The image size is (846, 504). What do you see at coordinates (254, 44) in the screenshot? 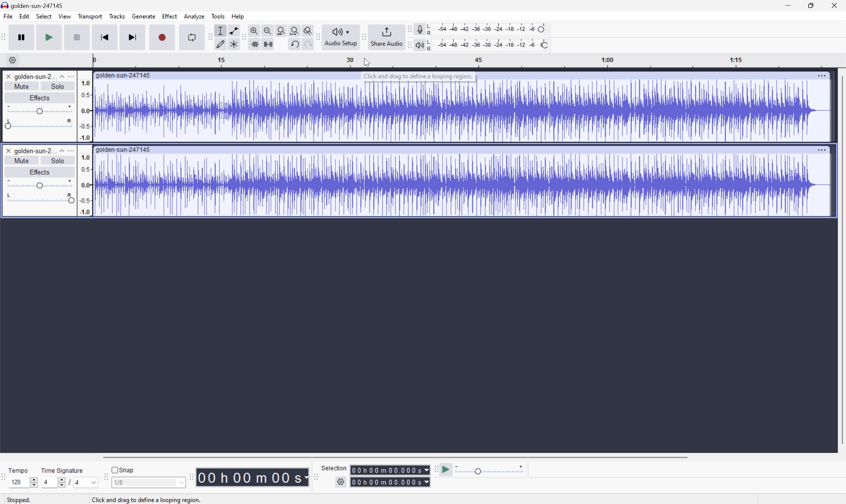
I see `Trim audio outside selection` at bounding box center [254, 44].